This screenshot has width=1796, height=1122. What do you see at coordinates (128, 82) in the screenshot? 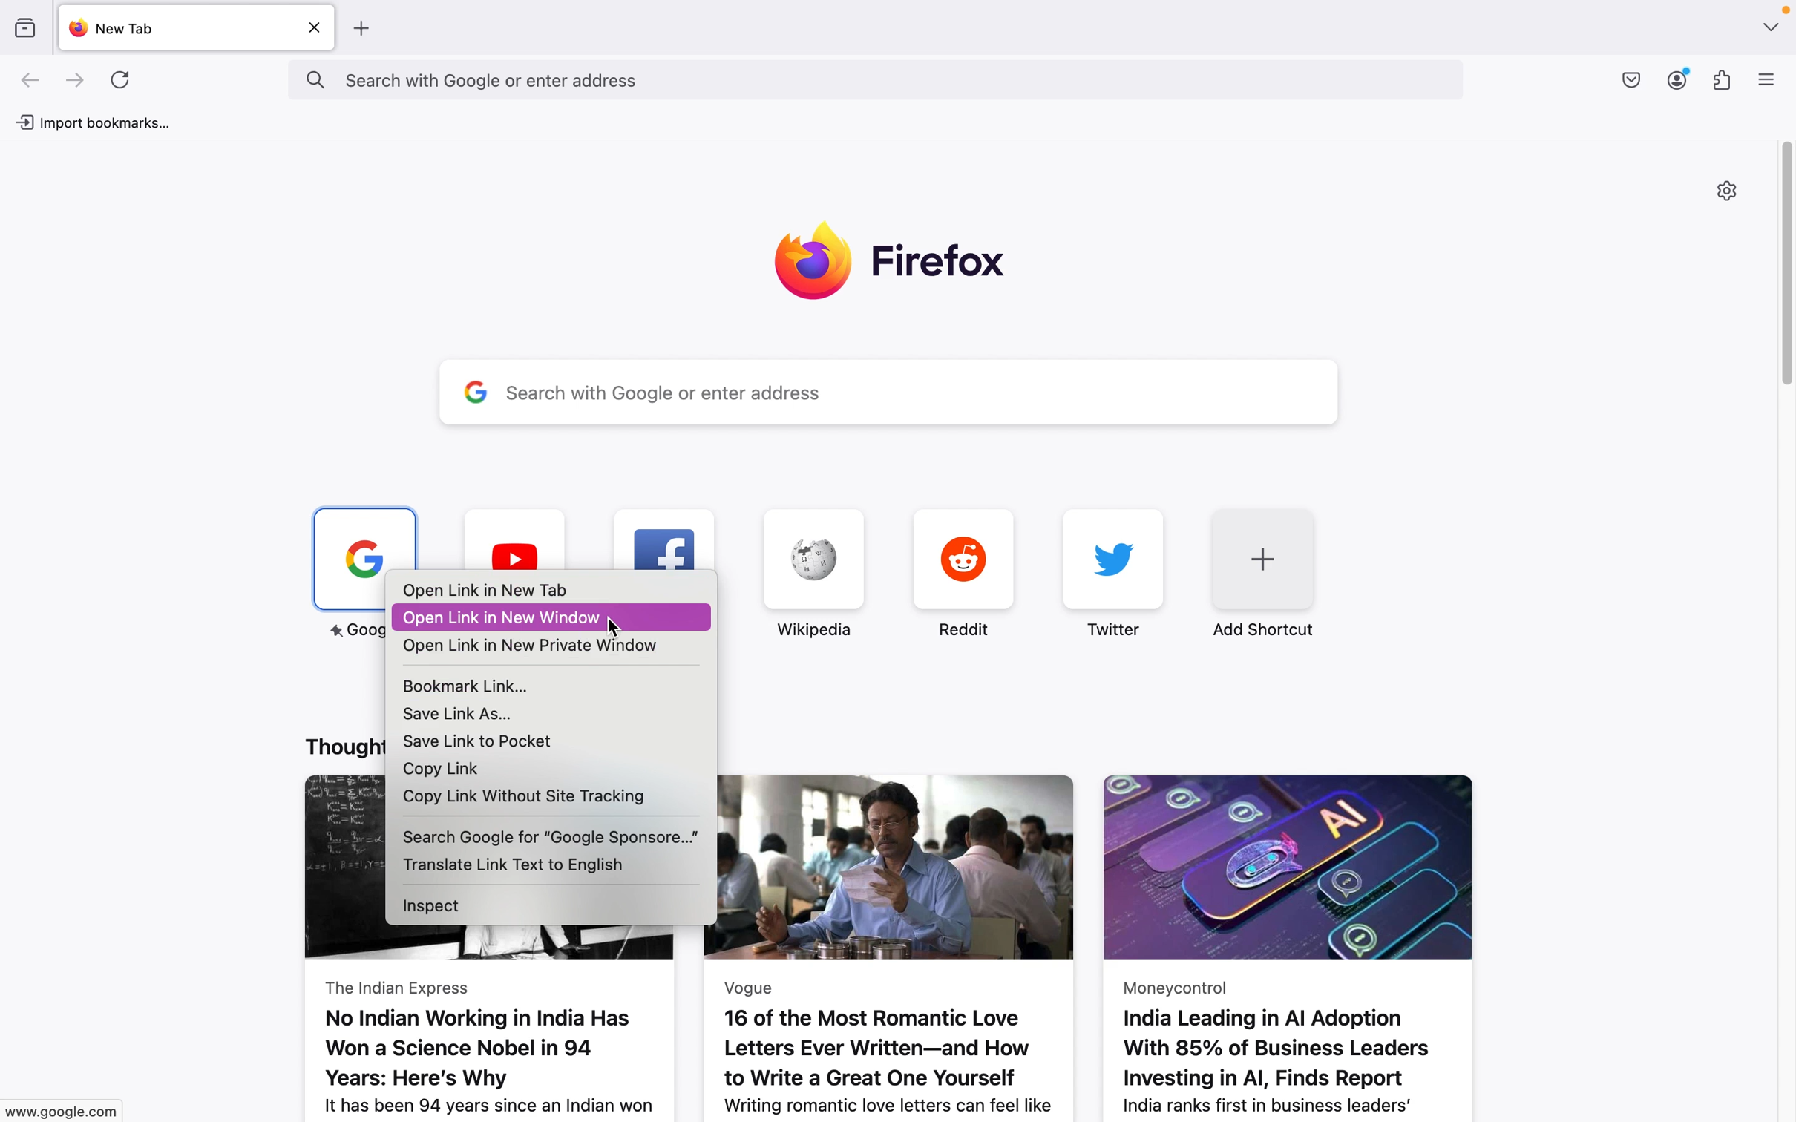
I see `refresh` at bounding box center [128, 82].